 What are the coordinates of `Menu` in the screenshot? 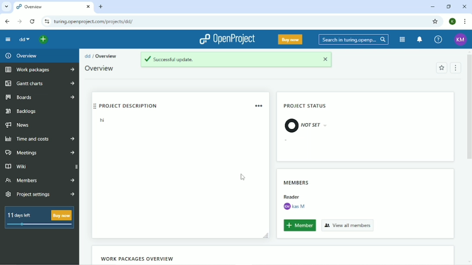 It's located at (456, 67).